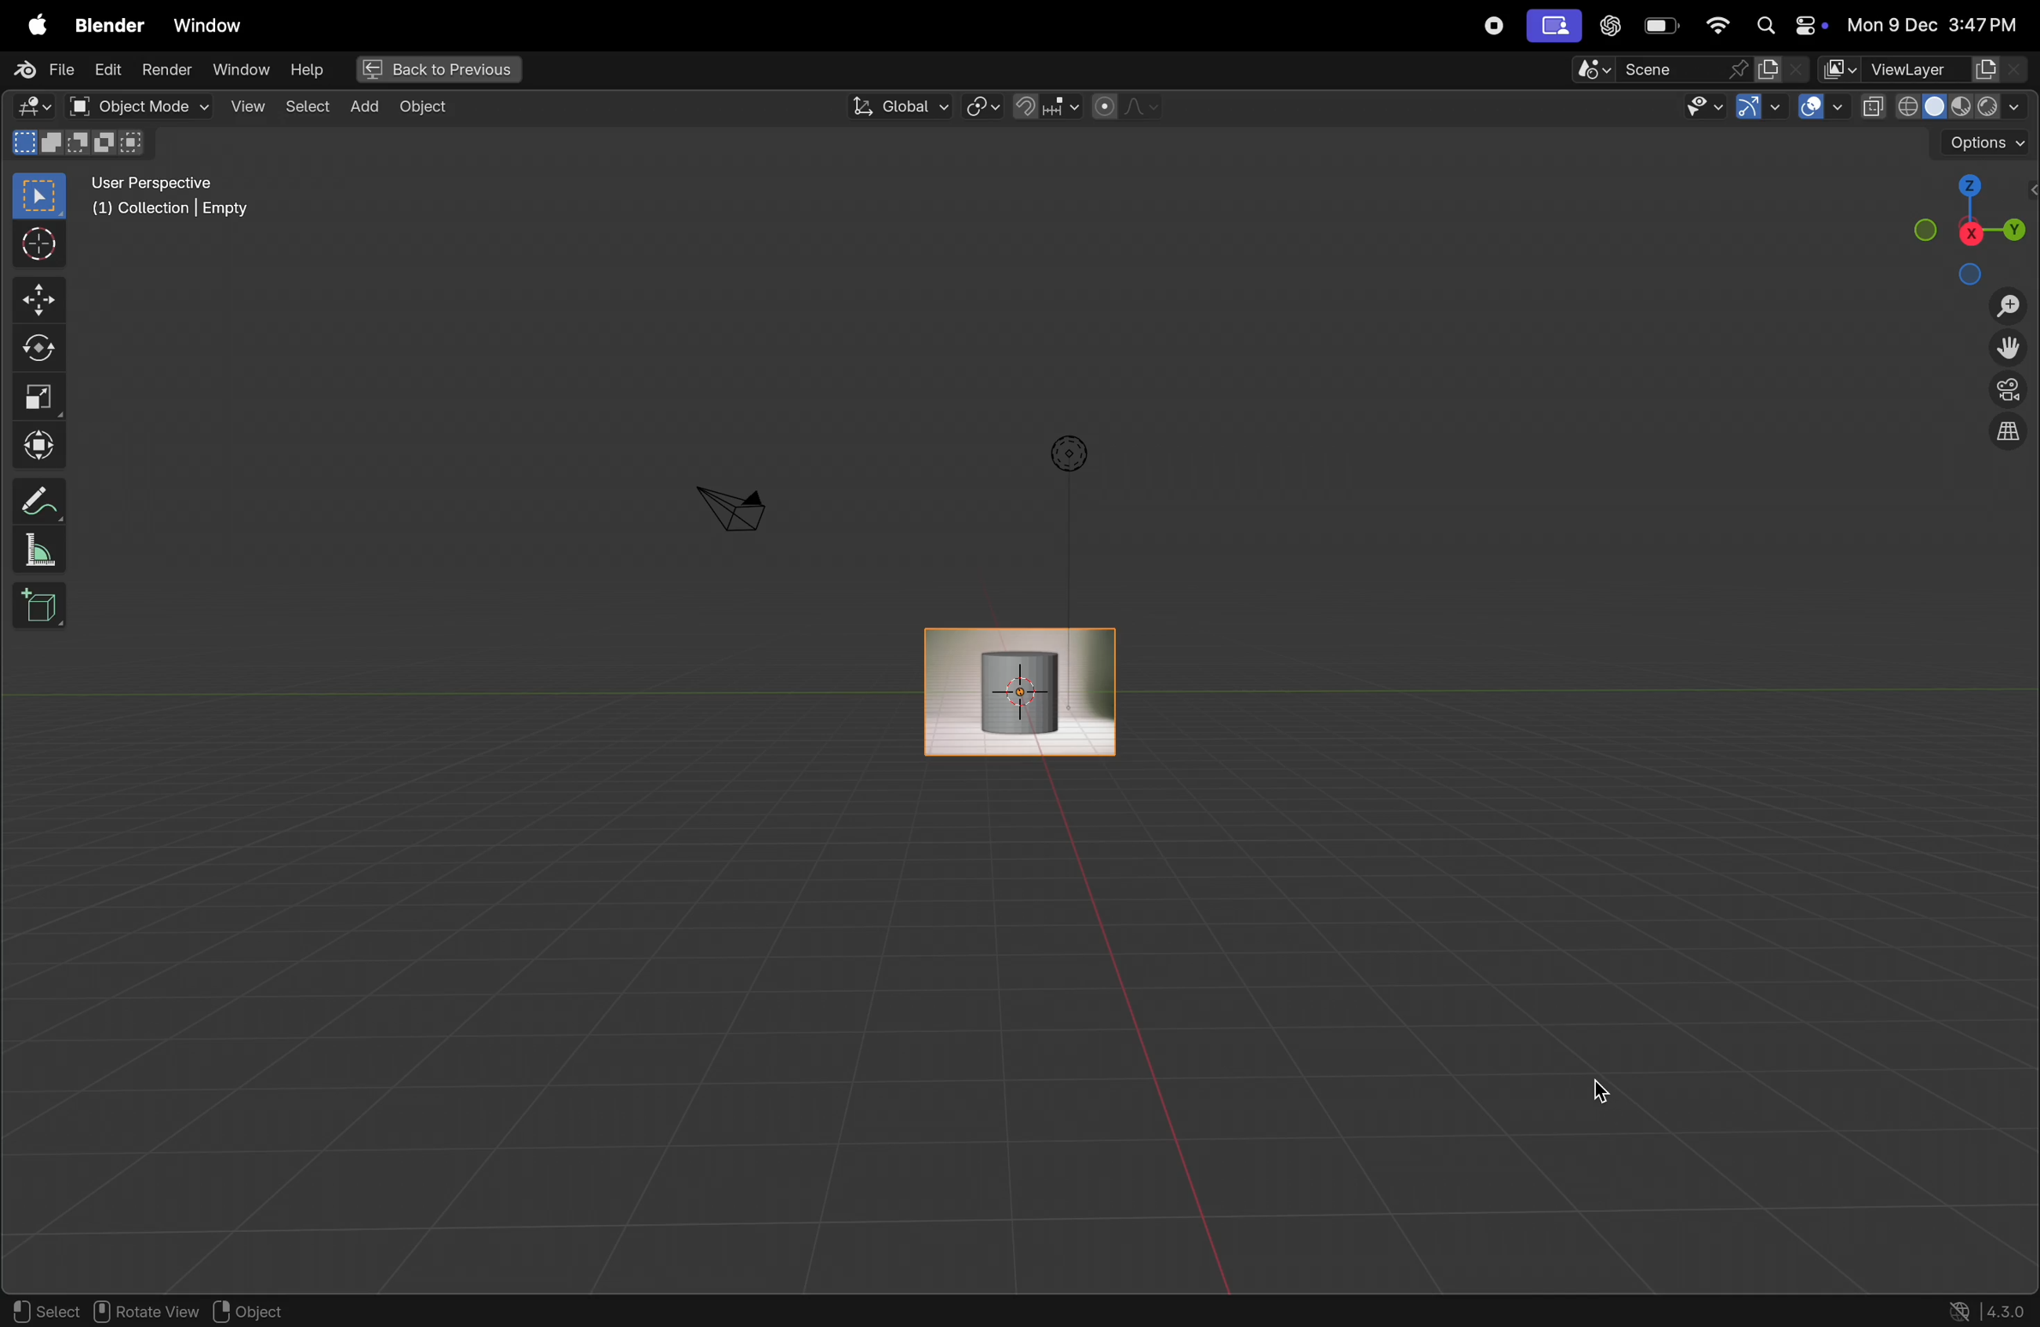 The height and width of the screenshot is (1327, 2040). I want to click on score, so click(1660, 69).